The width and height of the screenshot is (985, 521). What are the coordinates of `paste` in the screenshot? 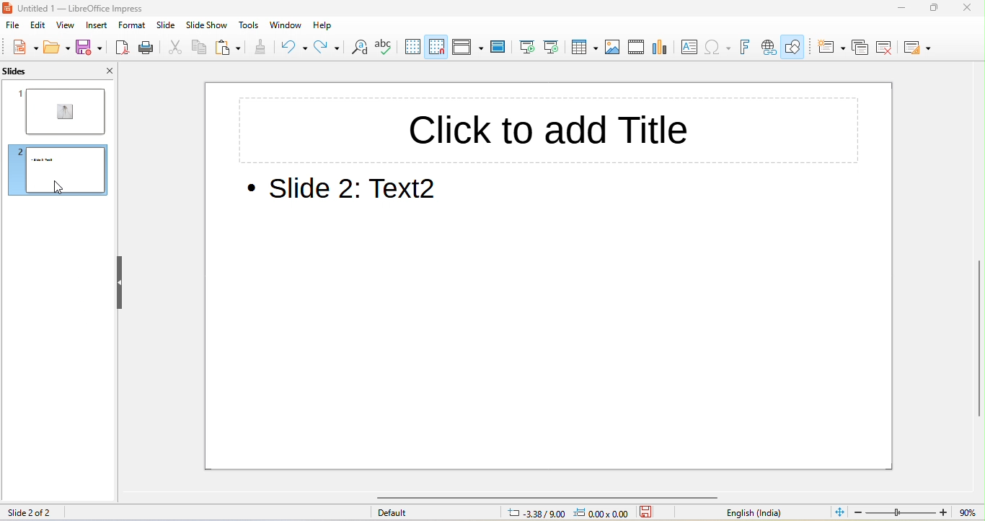 It's located at (231, 48).